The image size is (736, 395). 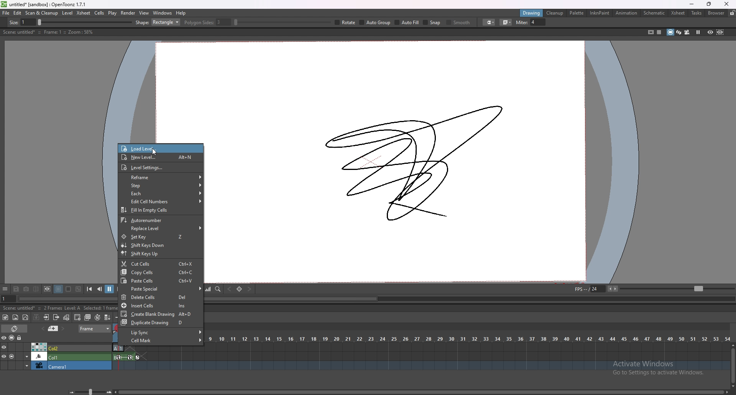 I want to click on open x subsheet, so click(x=46, y=317).